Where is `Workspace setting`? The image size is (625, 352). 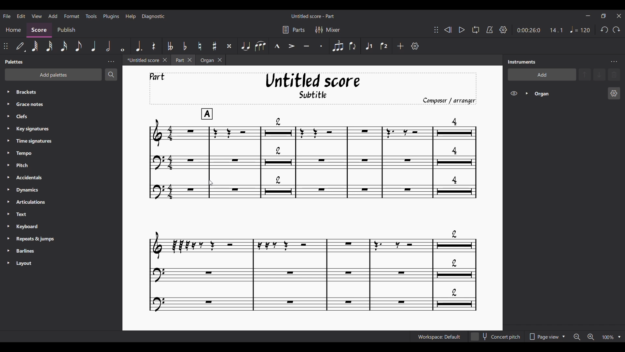 Workspace setting is located at coordinates (439, 337).